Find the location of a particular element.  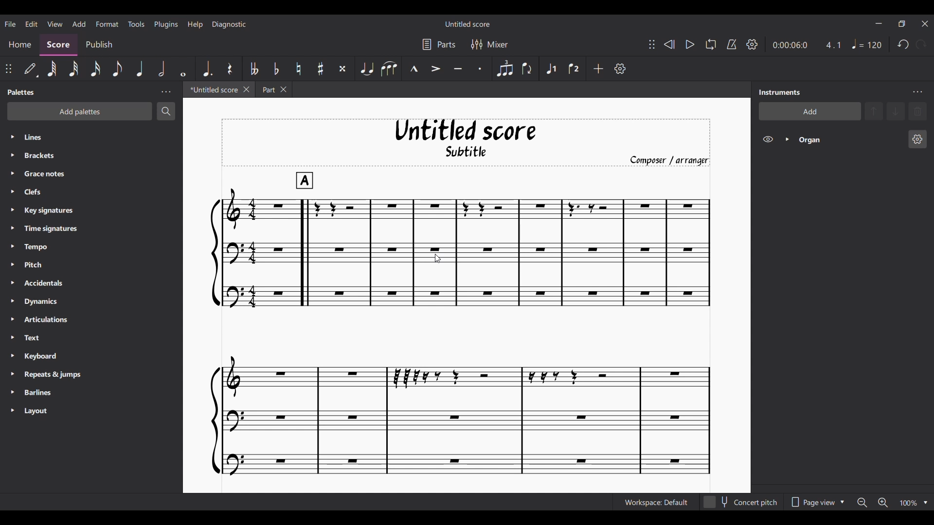

Close Part tab is located at coordinates (284, 89).